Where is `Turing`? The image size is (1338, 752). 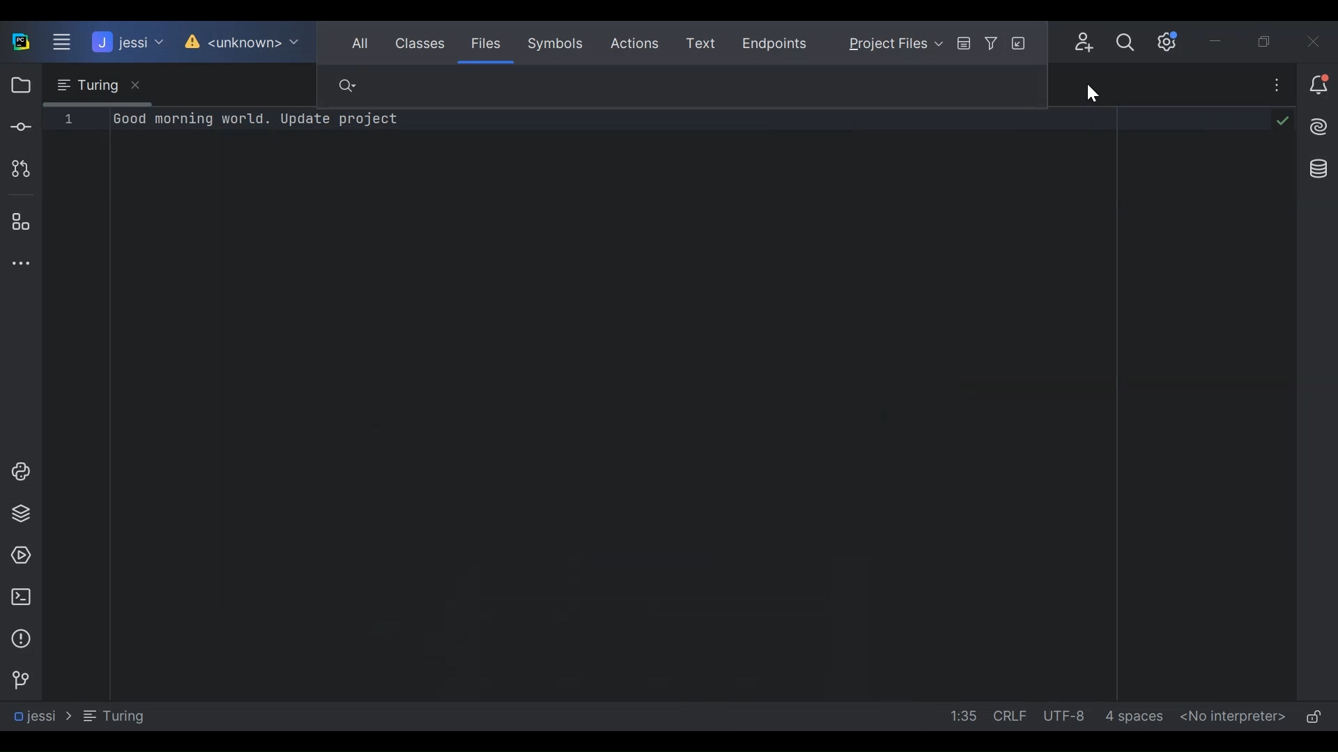 Turing is located at coordinates (98, 88).